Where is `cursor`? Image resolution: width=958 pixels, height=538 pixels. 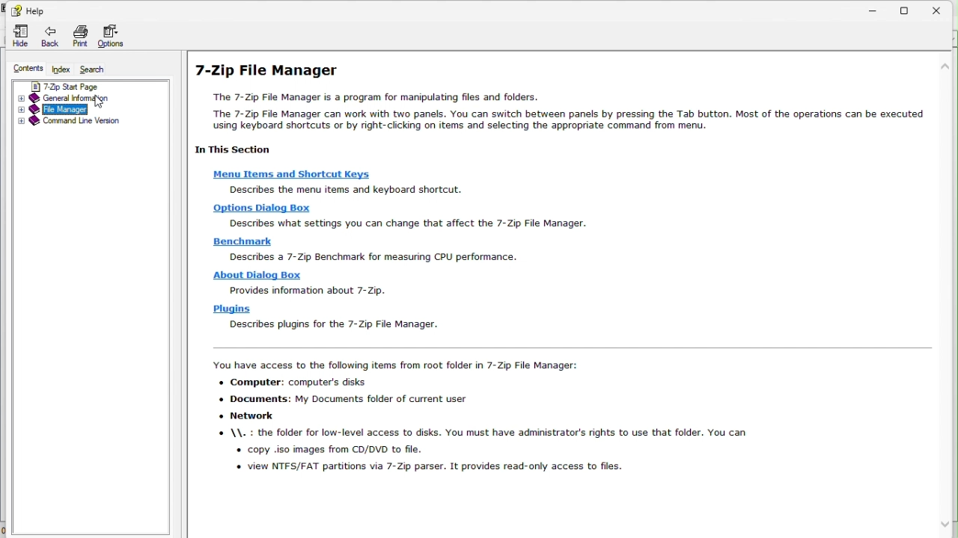
cursor is located at coordinates (97, 103).